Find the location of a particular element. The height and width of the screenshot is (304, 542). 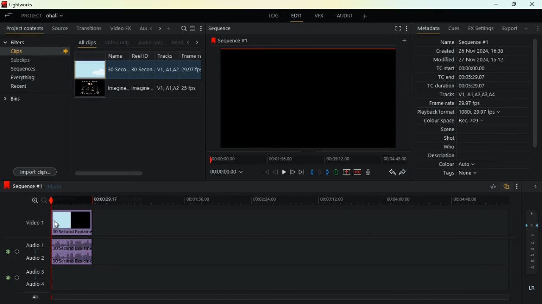

metadata is located at coordinates (429, 28).